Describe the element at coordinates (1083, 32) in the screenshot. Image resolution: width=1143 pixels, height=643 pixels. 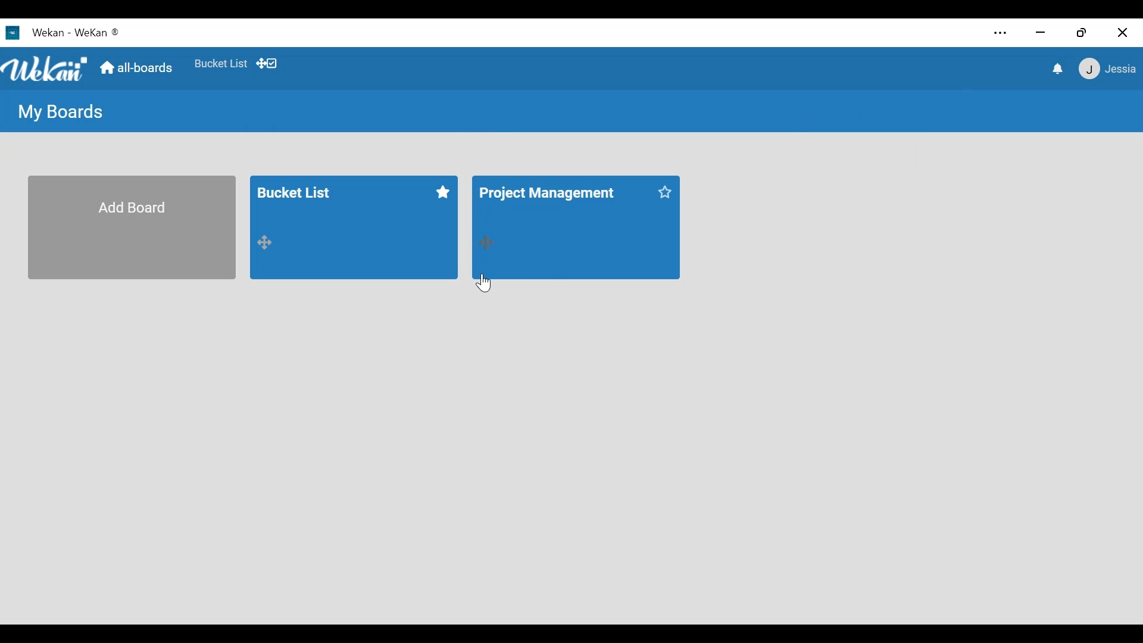
I see `Restore` at that location.